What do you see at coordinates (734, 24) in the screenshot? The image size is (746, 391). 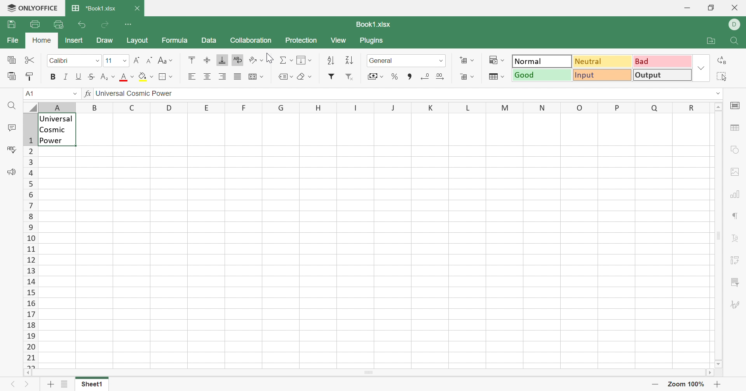 I see `DELL` at bounding box center [734, 24].